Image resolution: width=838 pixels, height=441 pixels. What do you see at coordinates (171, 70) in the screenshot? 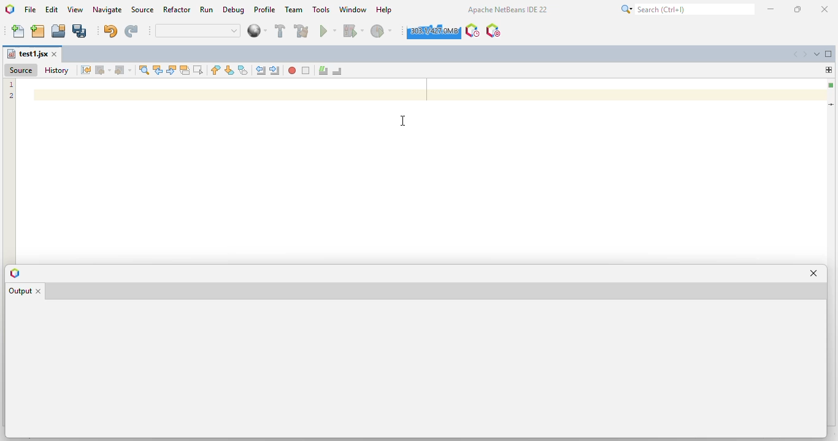
I see `find next occurrence` at bounding box center [171, 70].